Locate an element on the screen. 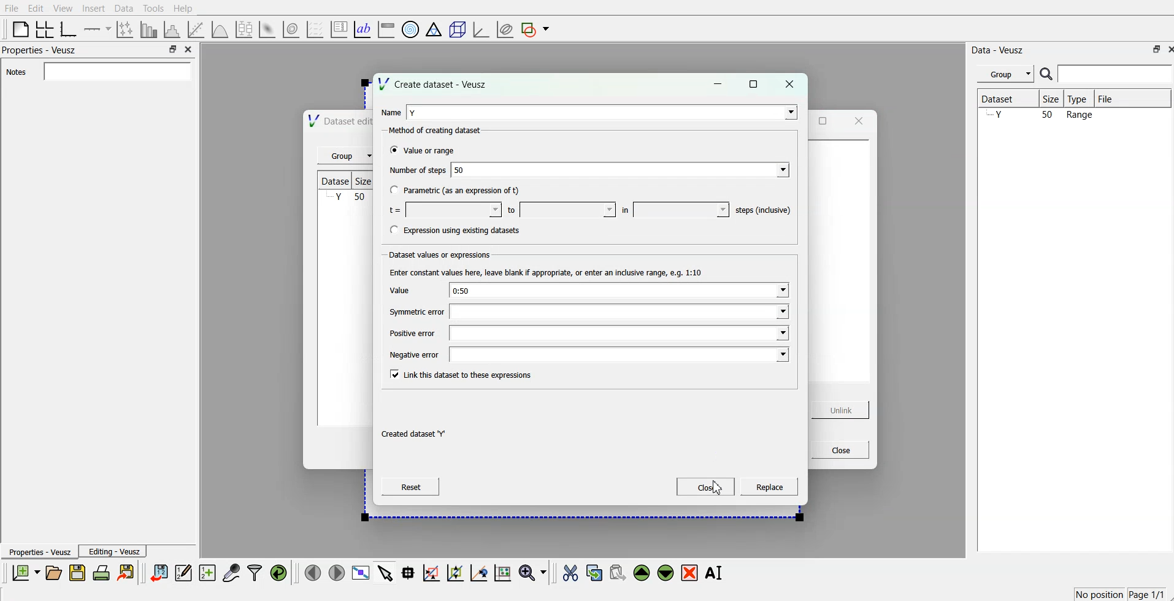  create new datasets is located at coordinates (208, 573).